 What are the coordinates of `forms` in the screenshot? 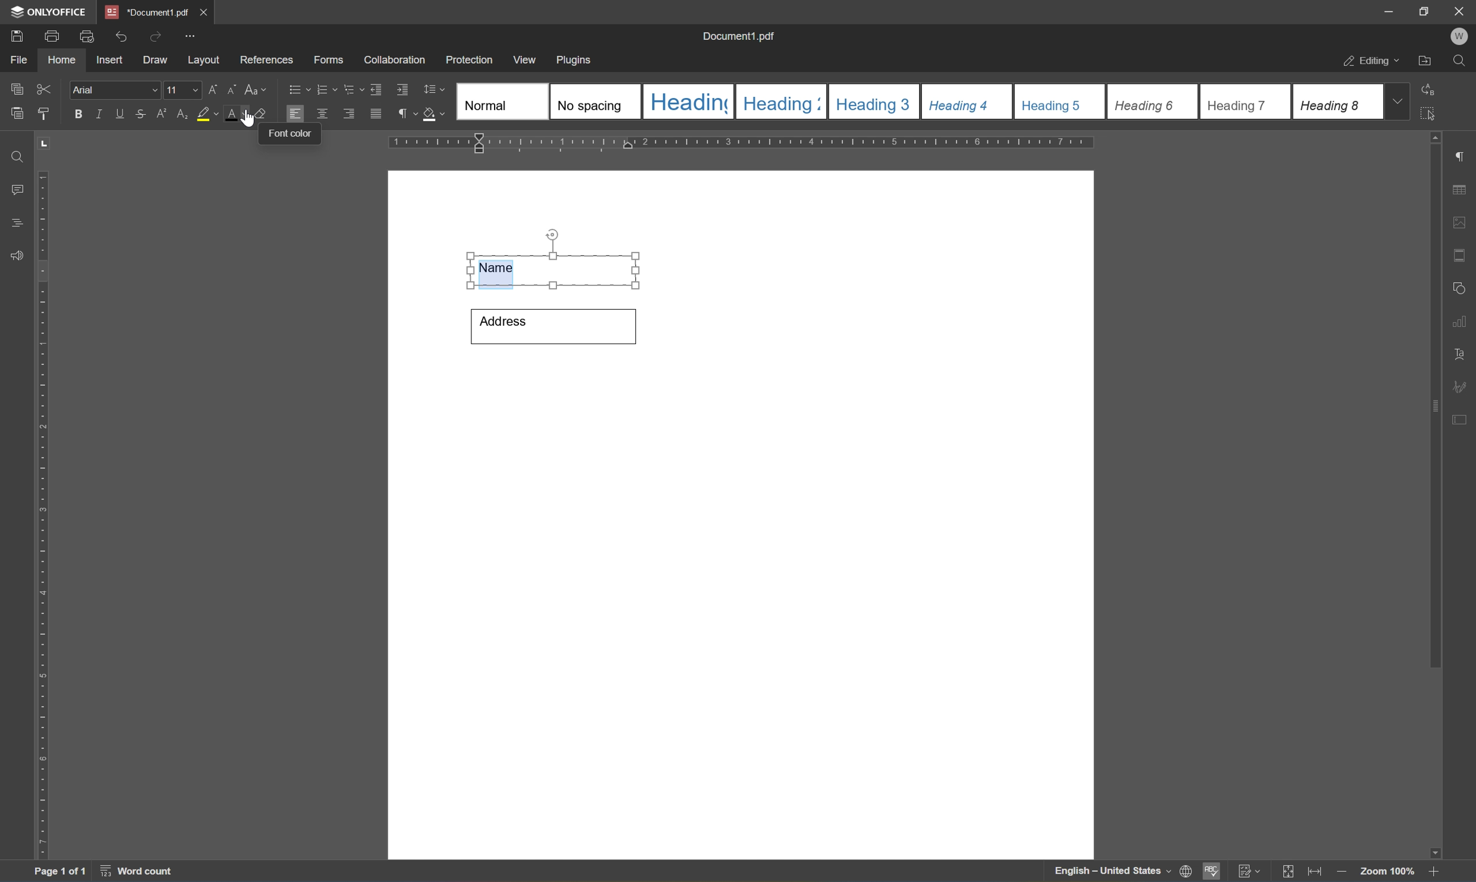 It's located at (328, 59).